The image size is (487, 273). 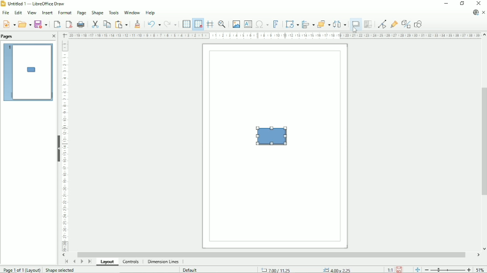 I want to click on Cut, so click(x=95, y=24).